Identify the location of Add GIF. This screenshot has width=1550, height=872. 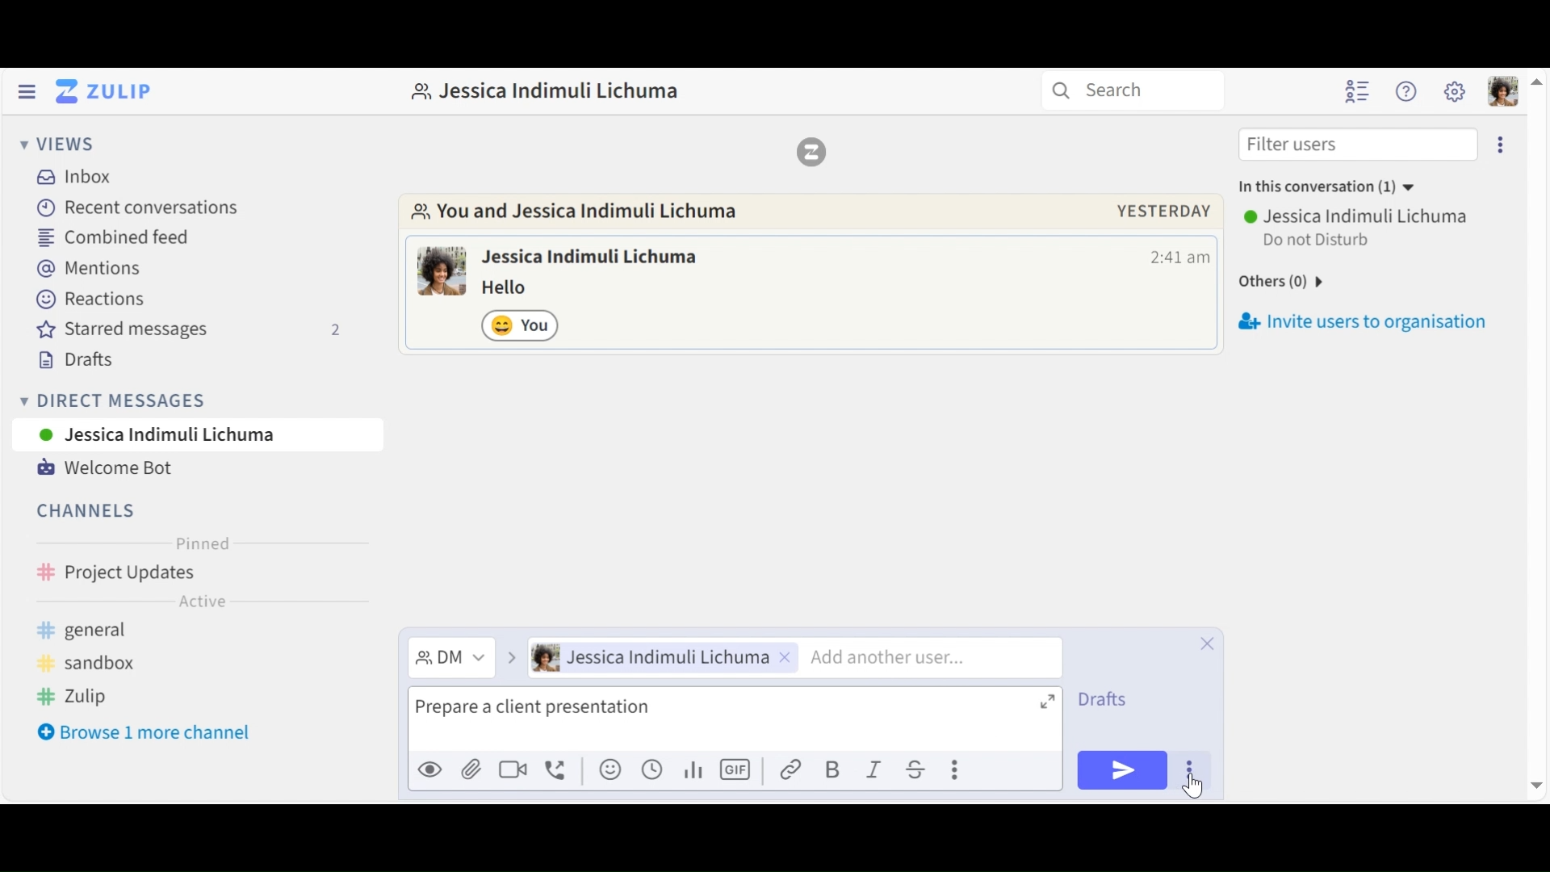
(738, 769).